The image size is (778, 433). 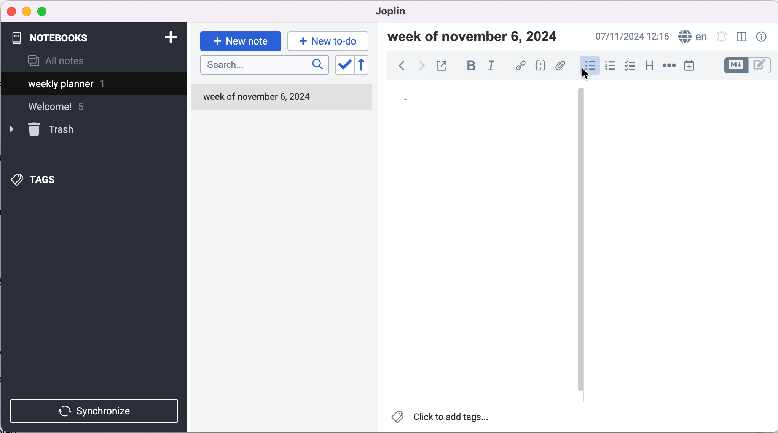 What do you see at coordinates (368, 66) in the screenshot?
I see `reverse sort order` at bounding box center [368, 66].